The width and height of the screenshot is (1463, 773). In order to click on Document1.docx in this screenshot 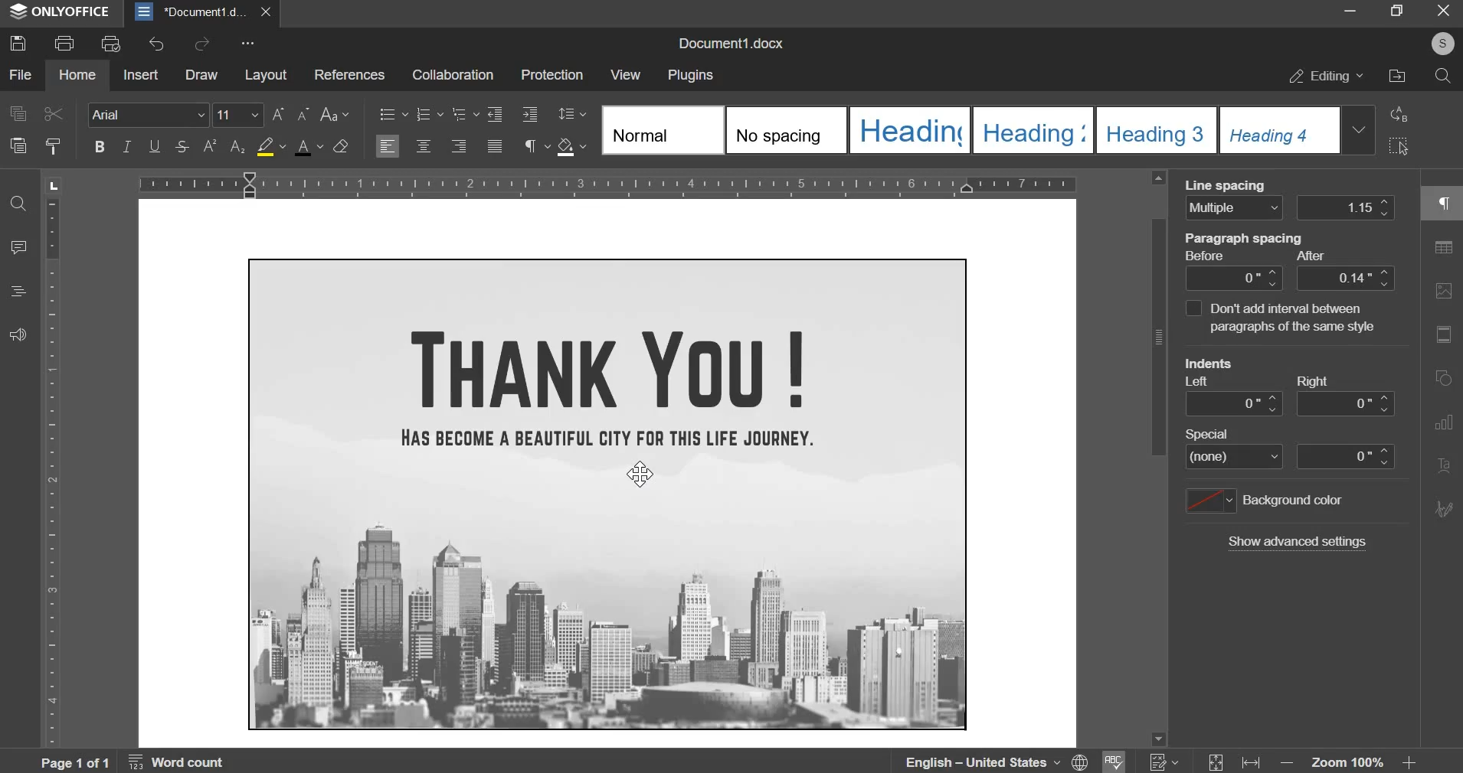, I will do `click(735, 41)`.